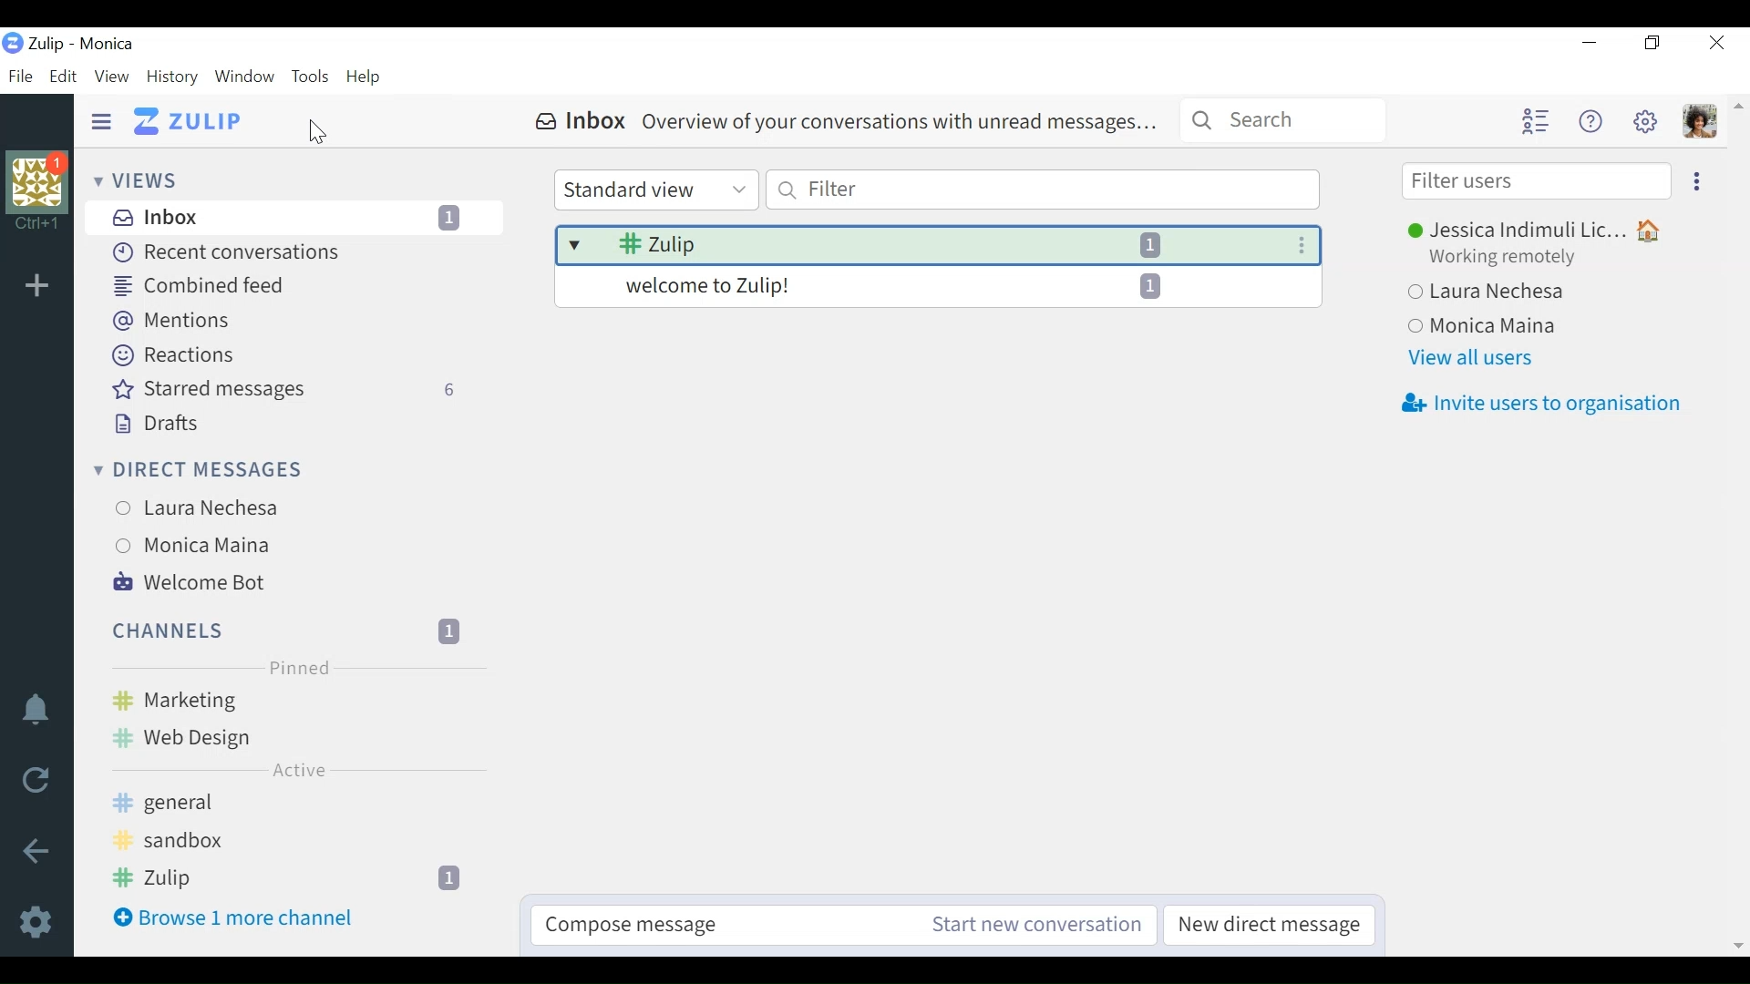 The width and height of the screenshot is (1750, 984). What do you see at coordinates (654, 190) in the screenshot?
I see `Standard view dropdown` at bounding box center [654, 190].